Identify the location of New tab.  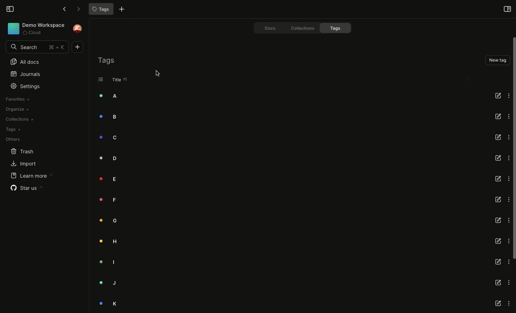
(120, 10).